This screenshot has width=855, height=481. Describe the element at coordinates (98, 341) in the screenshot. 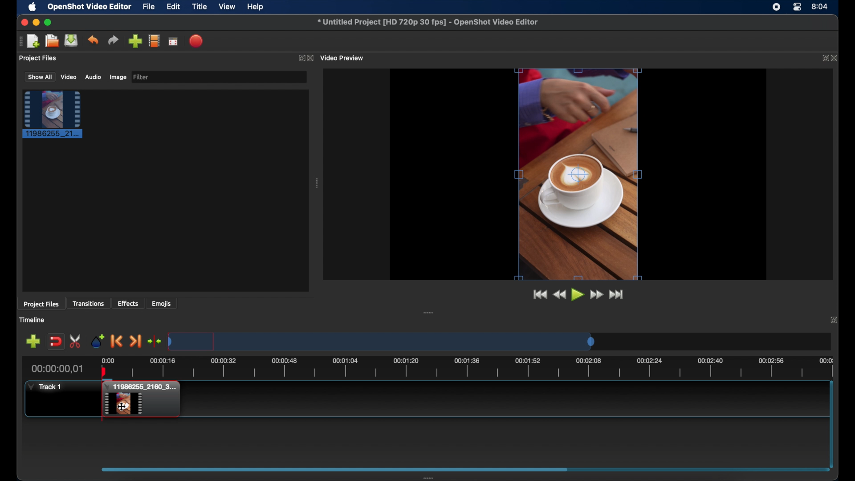

I see `add marker` at that location.